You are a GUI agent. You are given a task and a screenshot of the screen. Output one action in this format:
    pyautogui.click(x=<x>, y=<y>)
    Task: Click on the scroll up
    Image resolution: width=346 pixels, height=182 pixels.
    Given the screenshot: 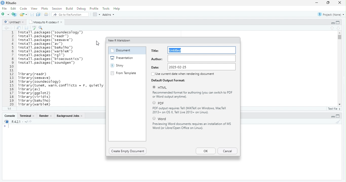 What is the action you would take?
    pyautogui.click(x=340, y=33)
    